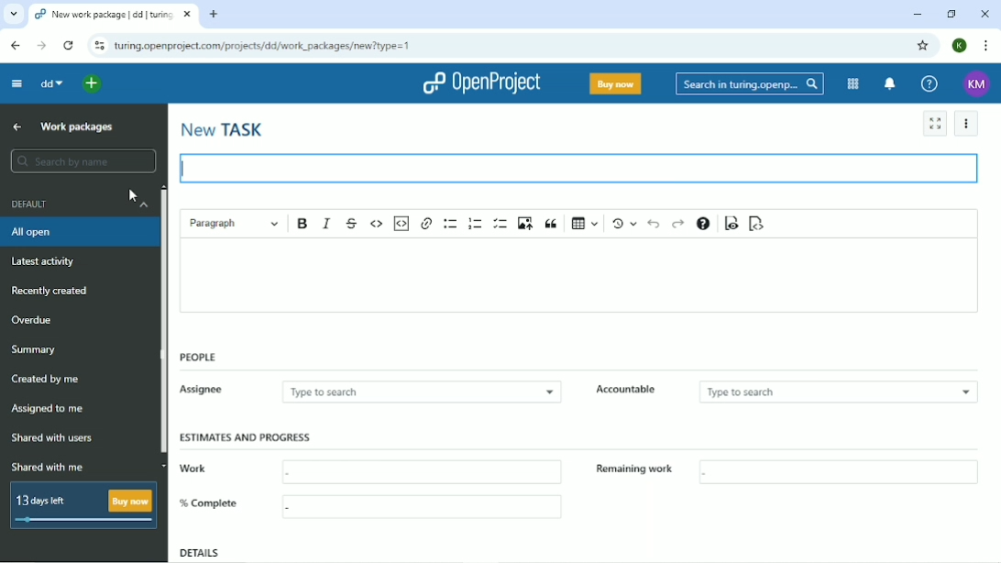 This screenshot has height=563, width=1001. What do you see at coordinates (13, 12) in the screenshot?
I see `list of tabs` at bounding box center [13, 12].